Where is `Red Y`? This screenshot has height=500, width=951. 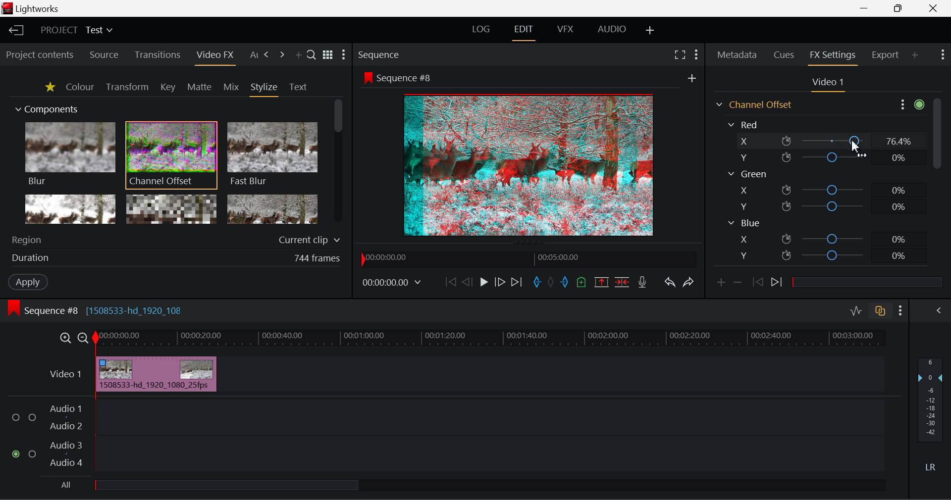
Red Y is located at coordinates (821, 157).